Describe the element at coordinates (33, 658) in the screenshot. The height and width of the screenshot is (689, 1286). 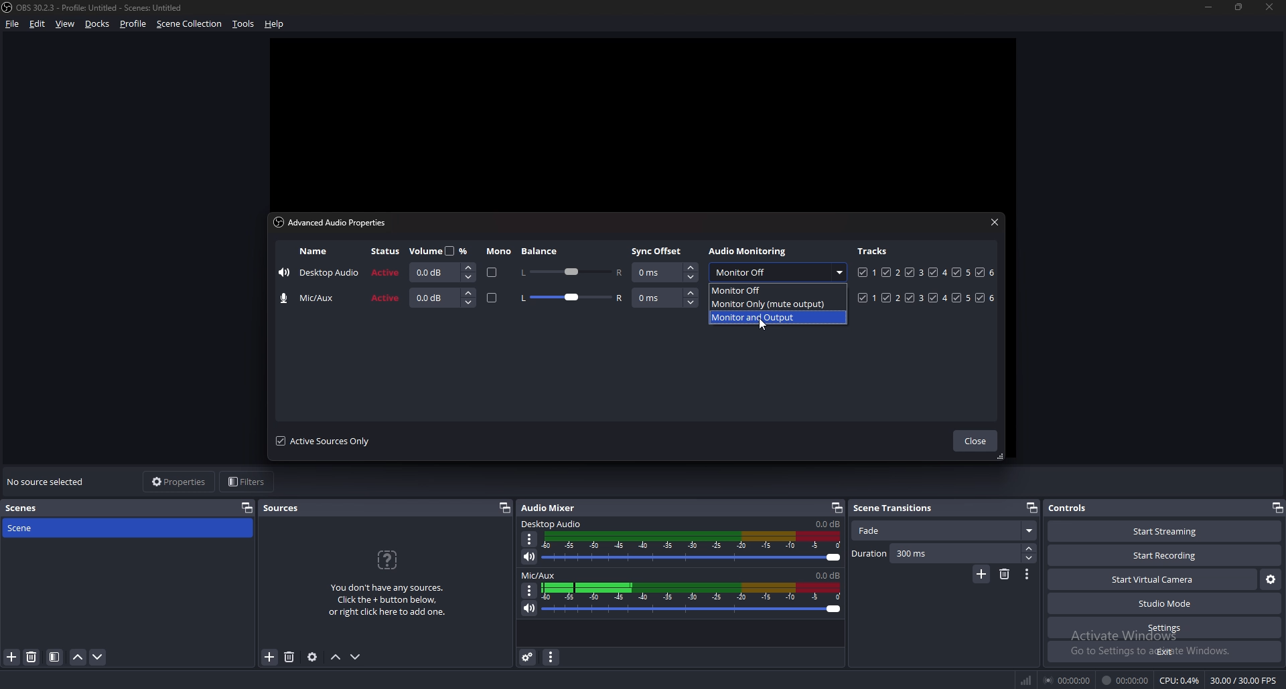
I see `delete scene` at that location.